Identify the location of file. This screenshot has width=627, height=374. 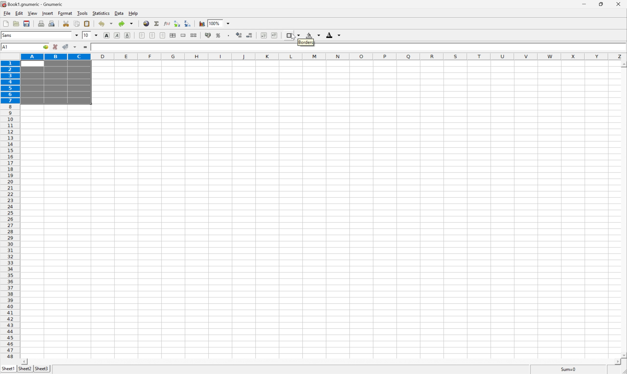
(7, 13).